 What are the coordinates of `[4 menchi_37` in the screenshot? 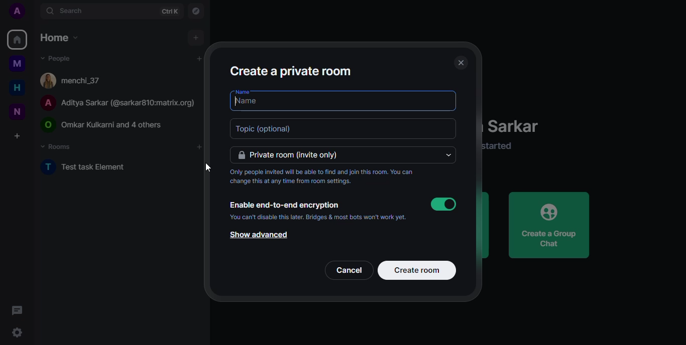 It's located at (73, 80).